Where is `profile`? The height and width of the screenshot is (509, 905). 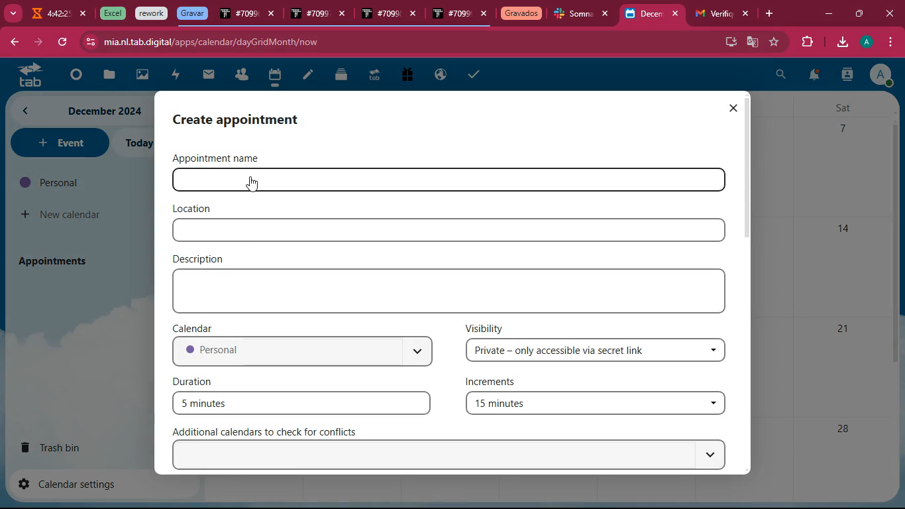 profile is located at coordinates (869, 42).